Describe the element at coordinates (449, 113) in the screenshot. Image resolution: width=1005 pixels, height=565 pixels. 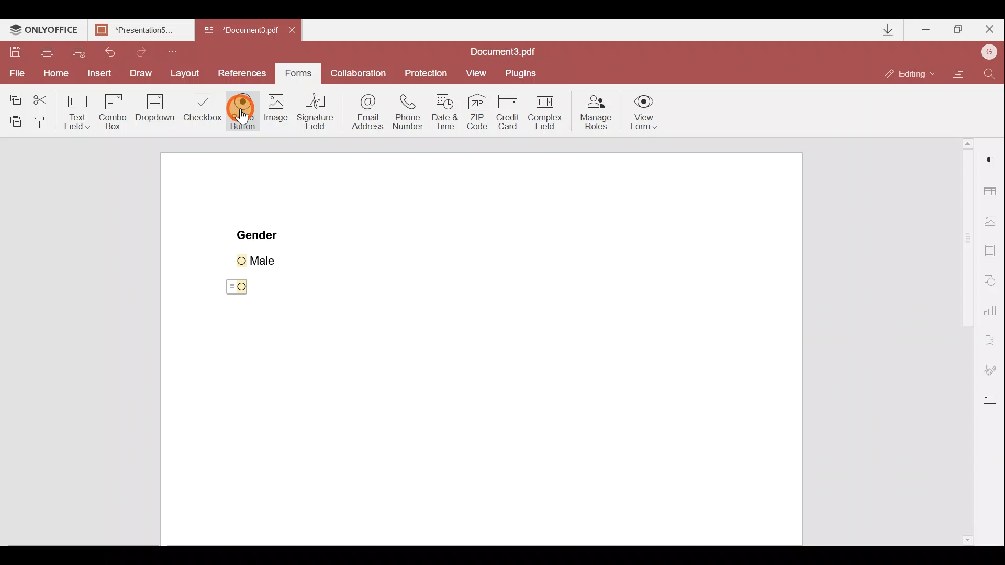
I see `Date & time` at that location.